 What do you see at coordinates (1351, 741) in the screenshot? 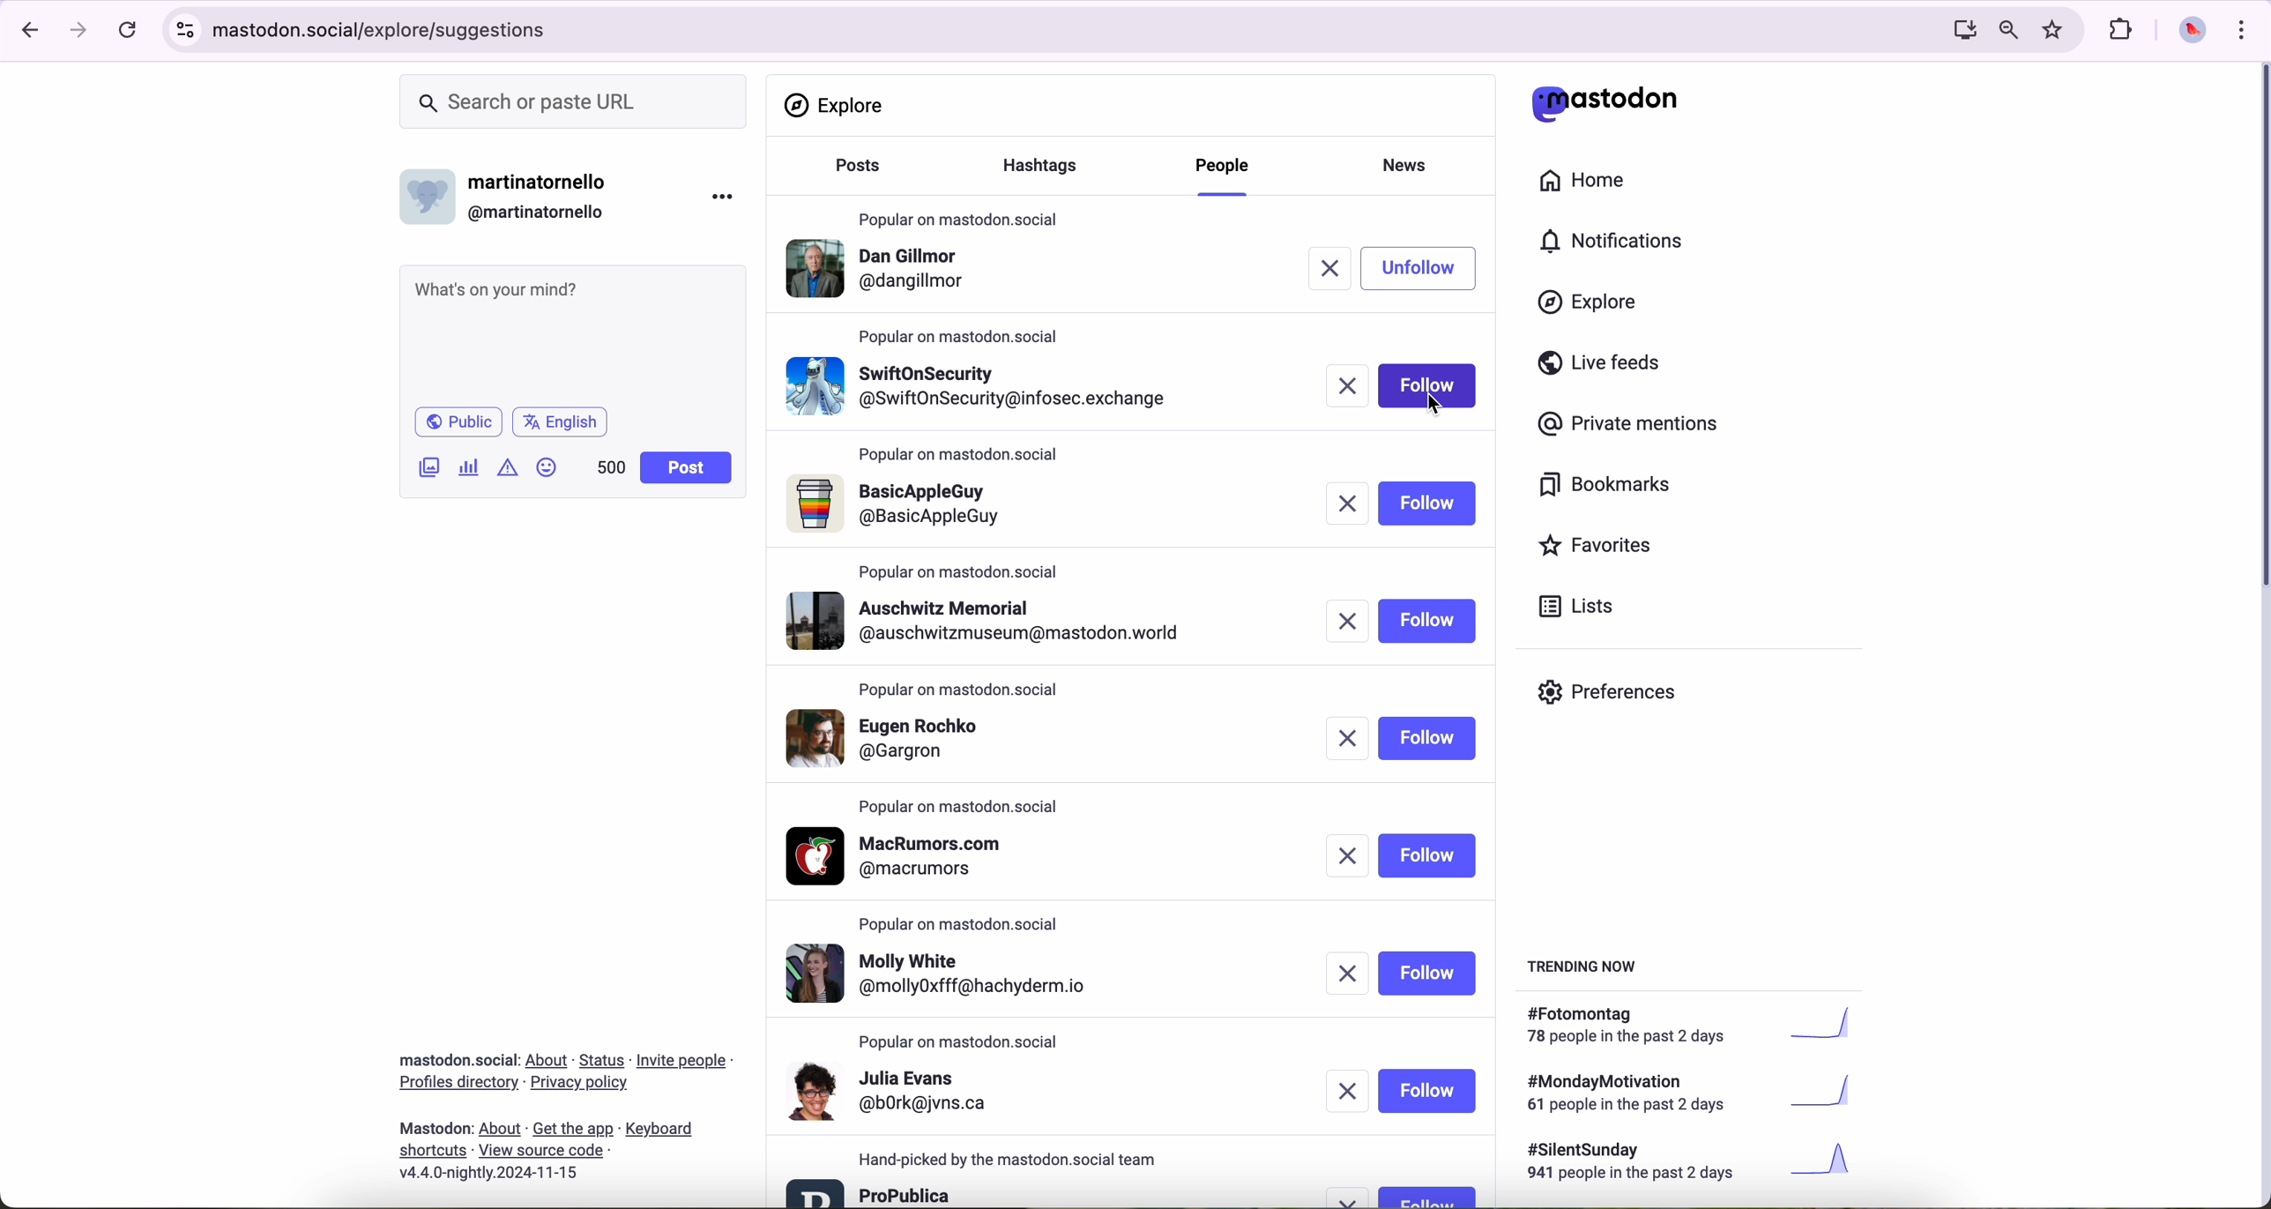
I see `remove` at bounding box center [1351, 741].